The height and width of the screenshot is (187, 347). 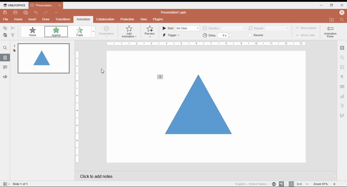 What do you see at coordinates (5, 12) in the screenshot?
I see `save` at bounding box center [5, 12].